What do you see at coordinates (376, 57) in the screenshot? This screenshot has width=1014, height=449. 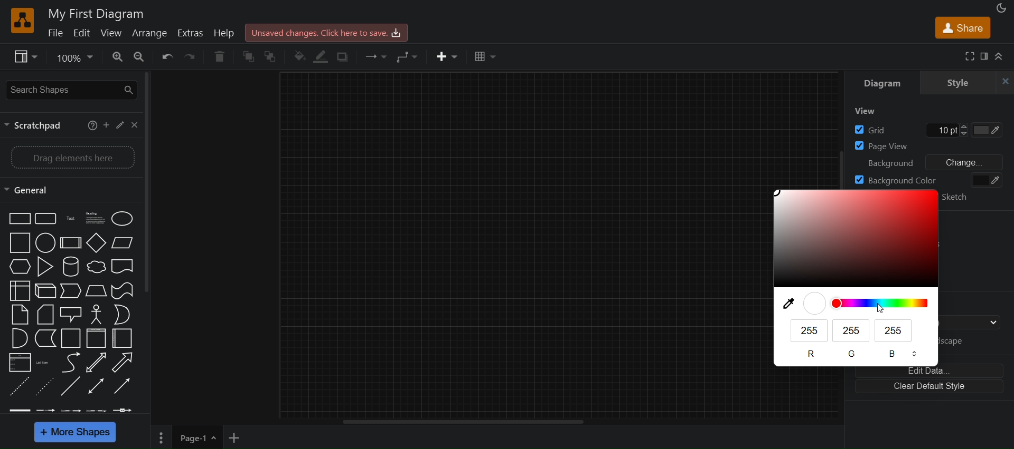 I see `connection` at bounding box center [376, 57].